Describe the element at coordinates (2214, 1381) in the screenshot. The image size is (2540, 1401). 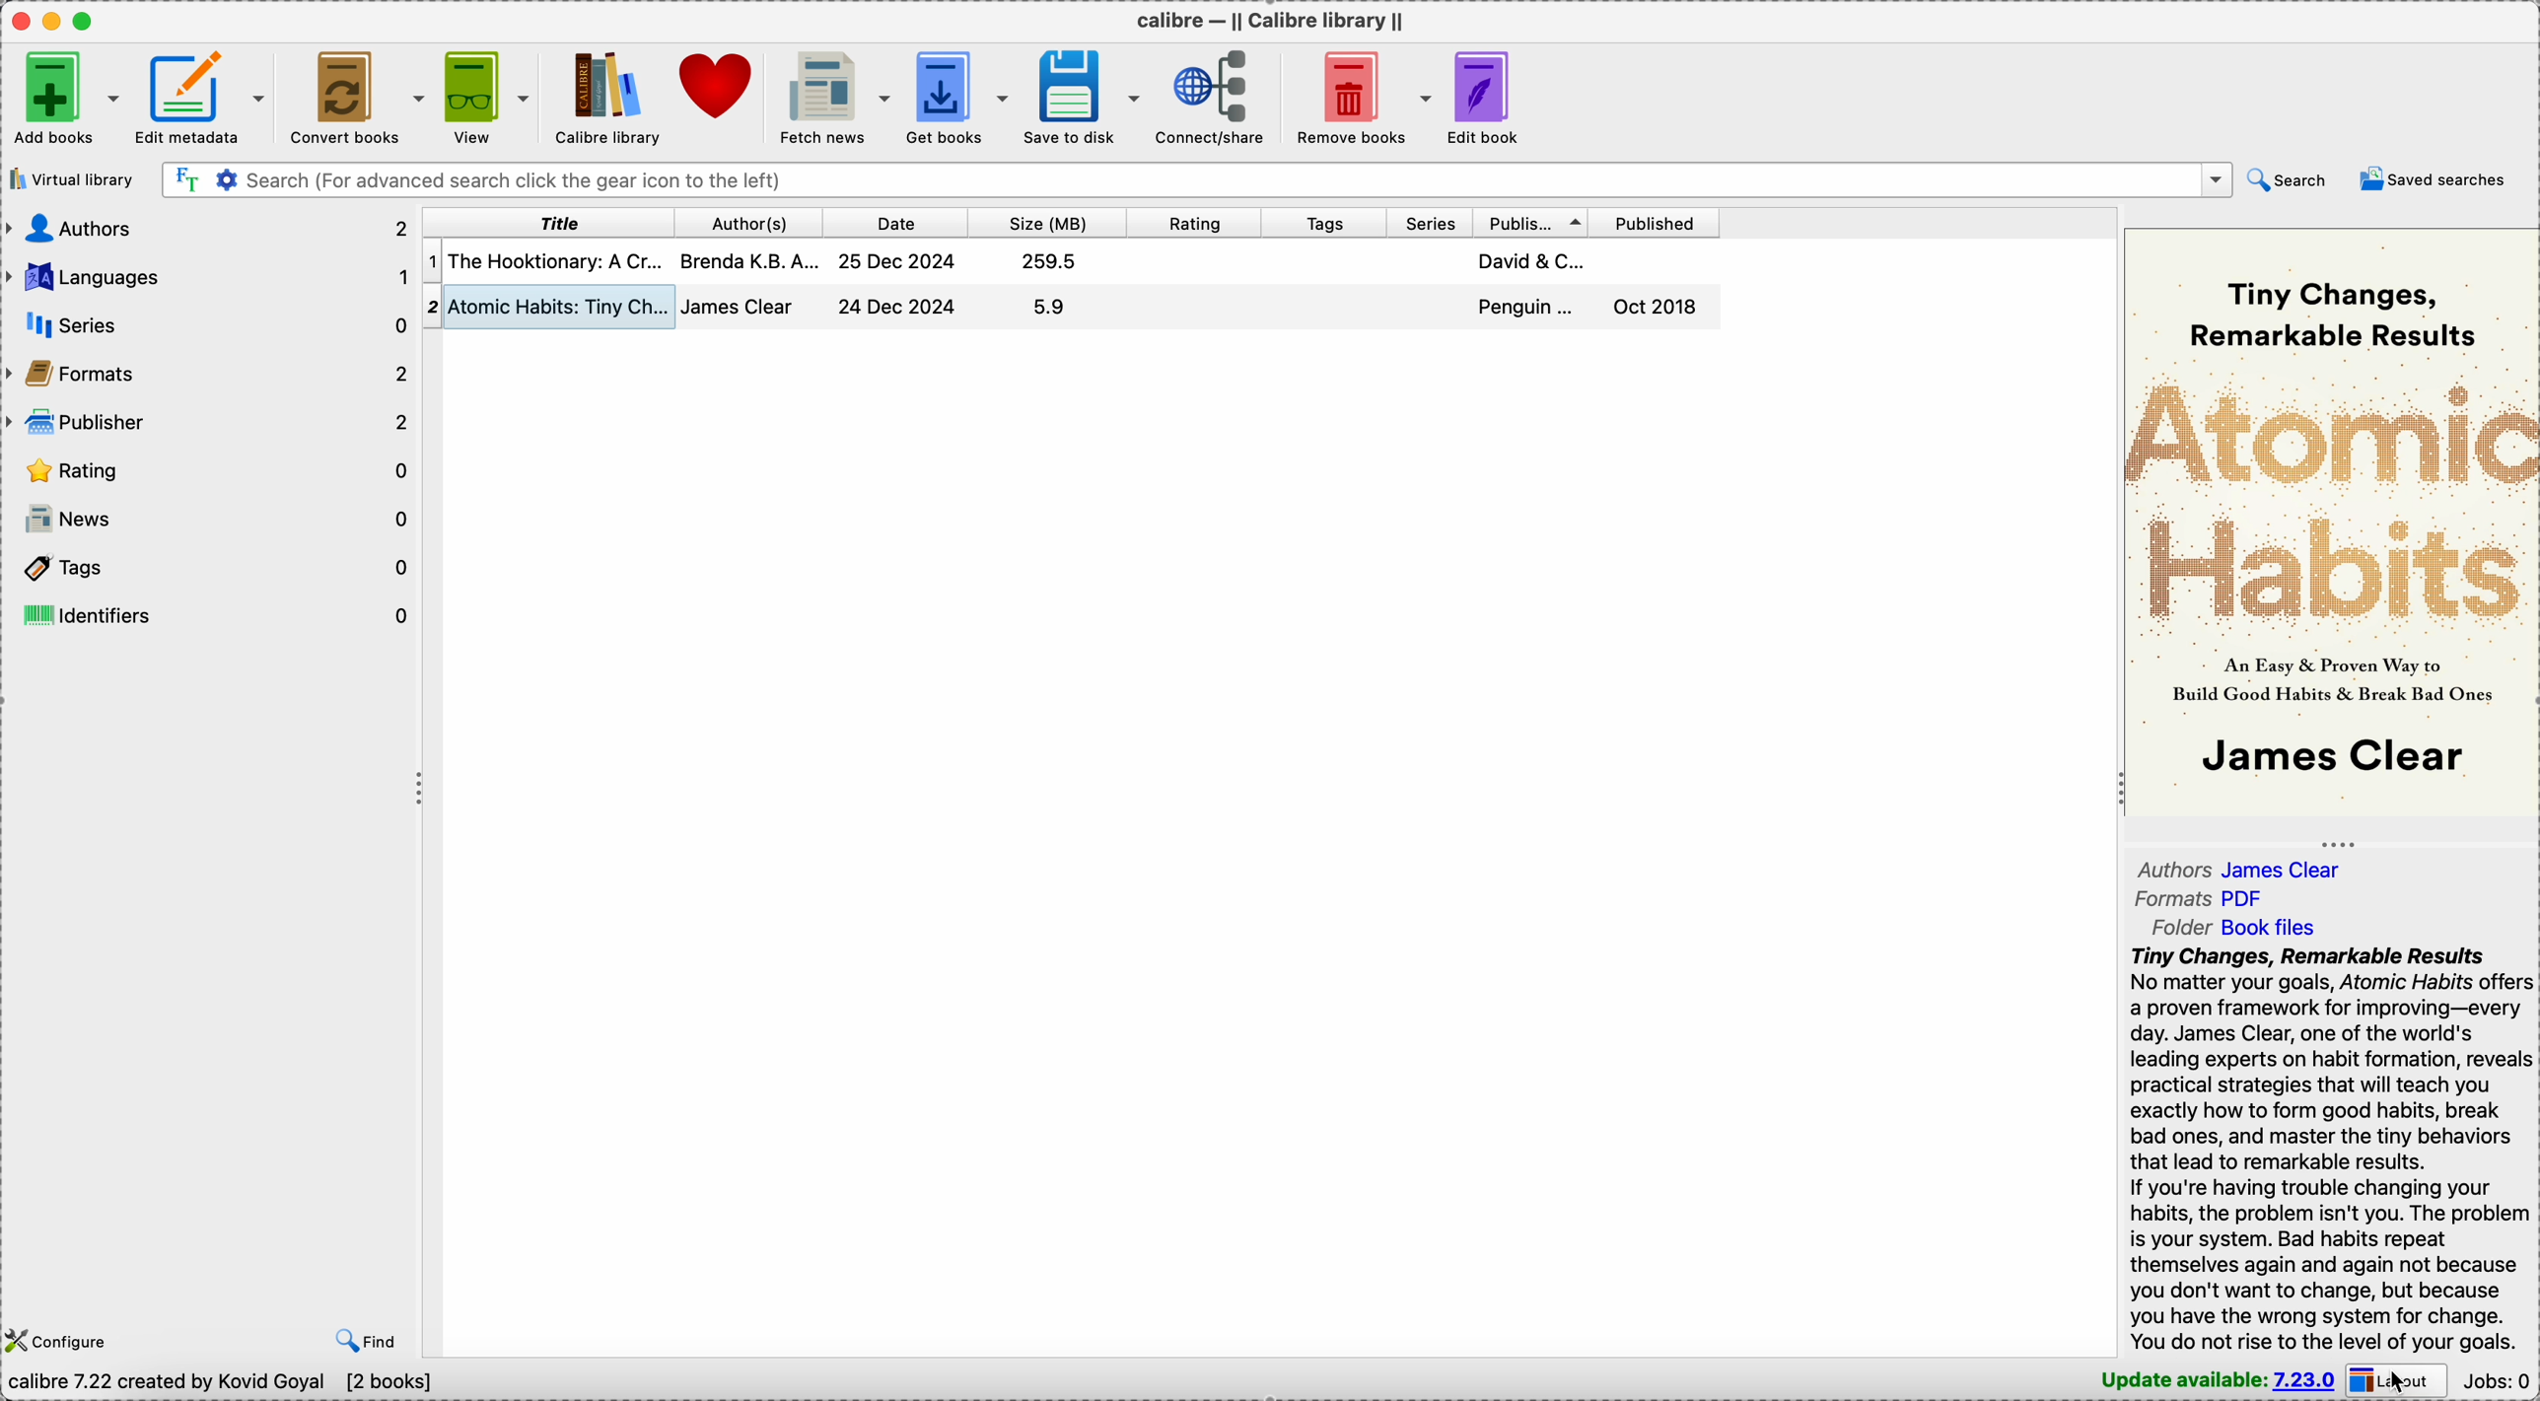
I see `update available: 7.23.0` at that location.